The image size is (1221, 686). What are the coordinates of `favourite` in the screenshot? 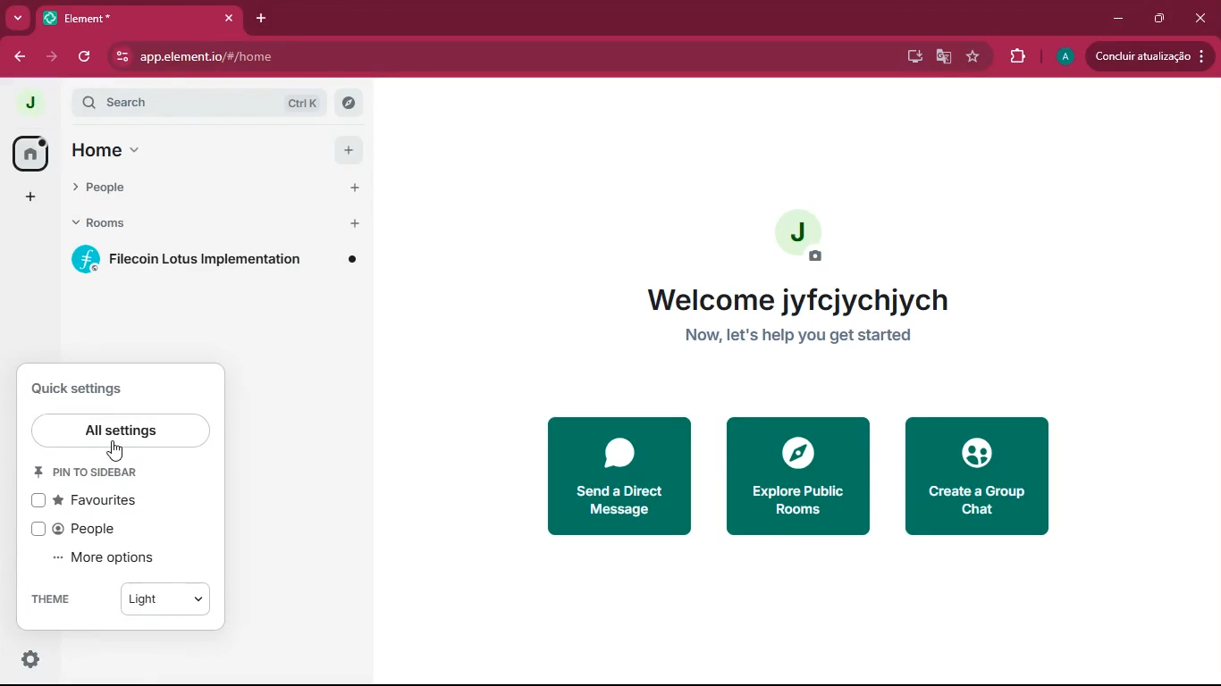 It's located at (972, 58).